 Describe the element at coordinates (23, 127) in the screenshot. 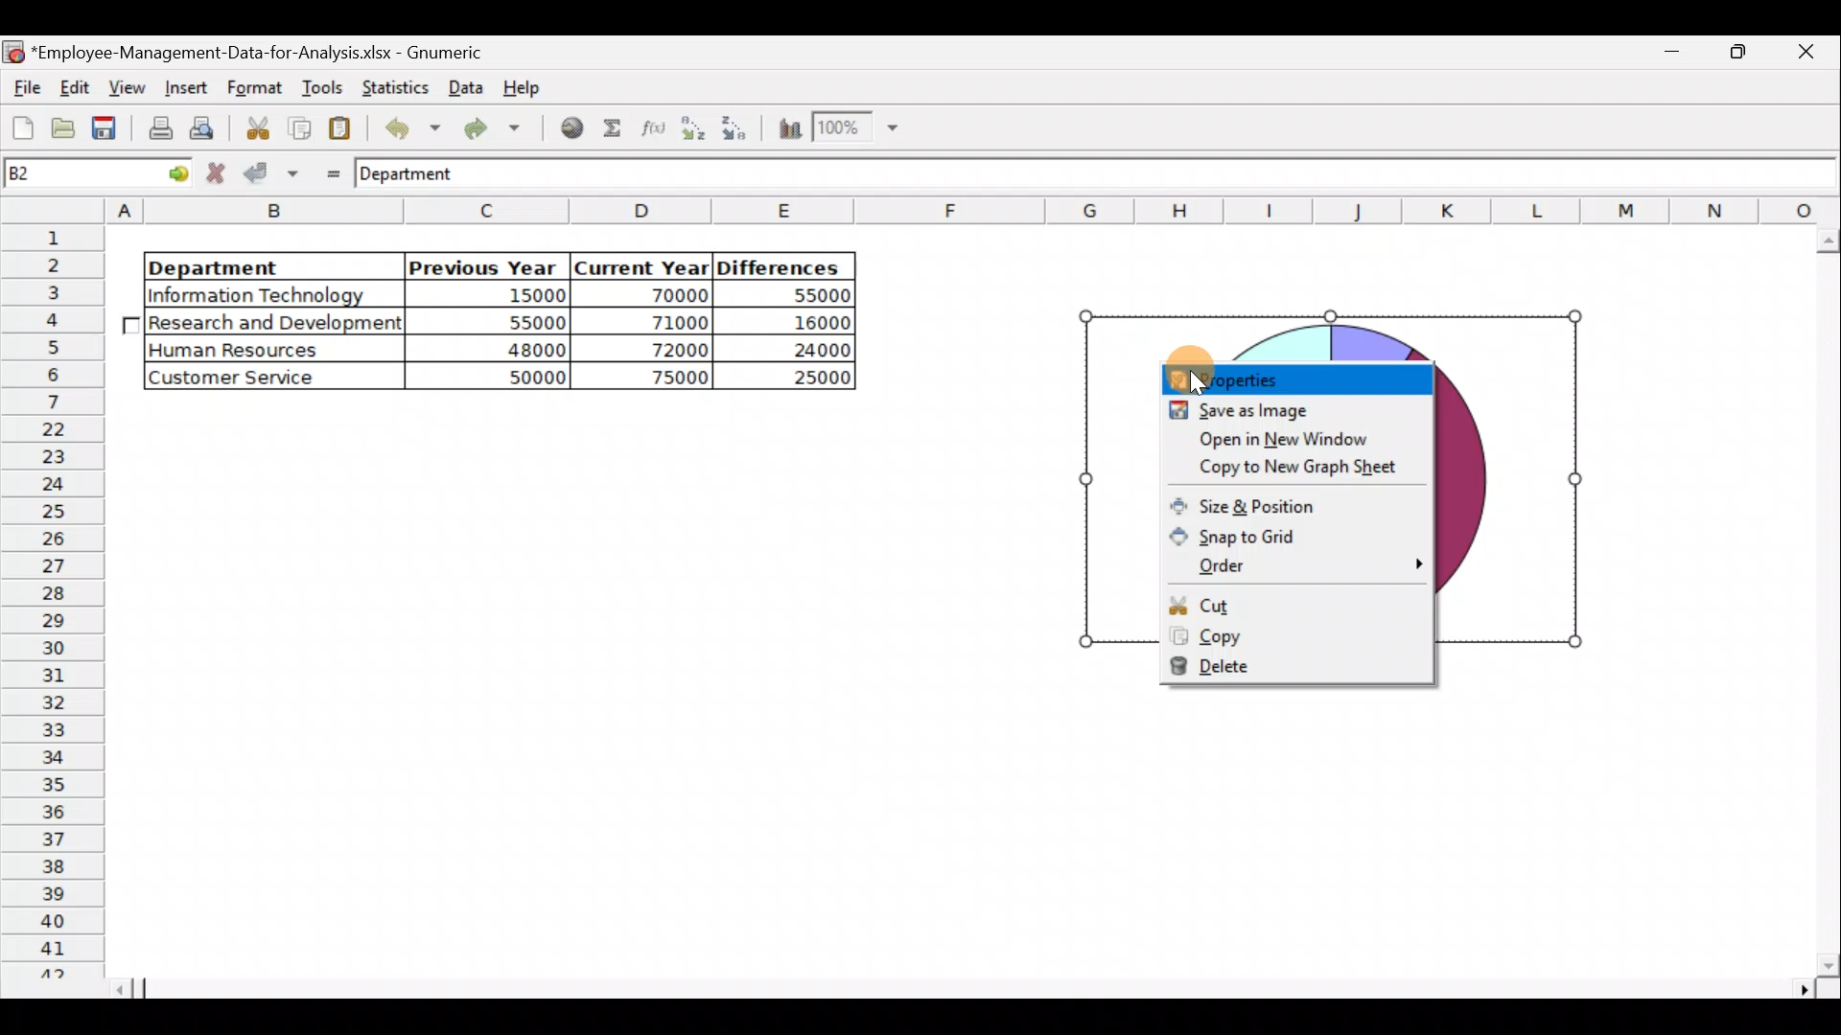

I see `Create a new workbook` at that location.